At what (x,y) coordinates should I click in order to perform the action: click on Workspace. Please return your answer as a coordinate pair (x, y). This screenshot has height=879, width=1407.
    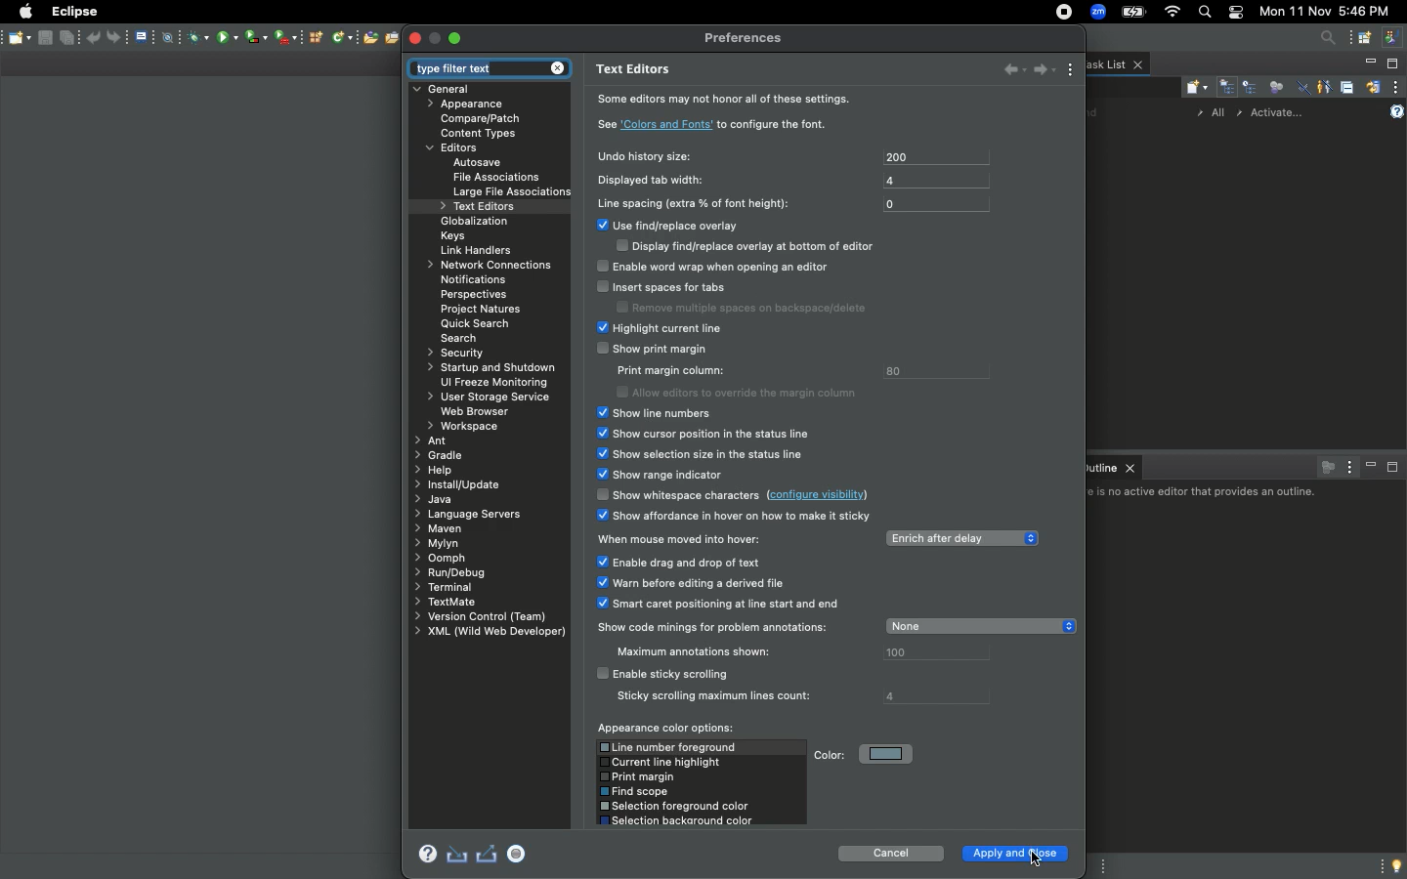
    Looking at the image, I should click on (461, 425).